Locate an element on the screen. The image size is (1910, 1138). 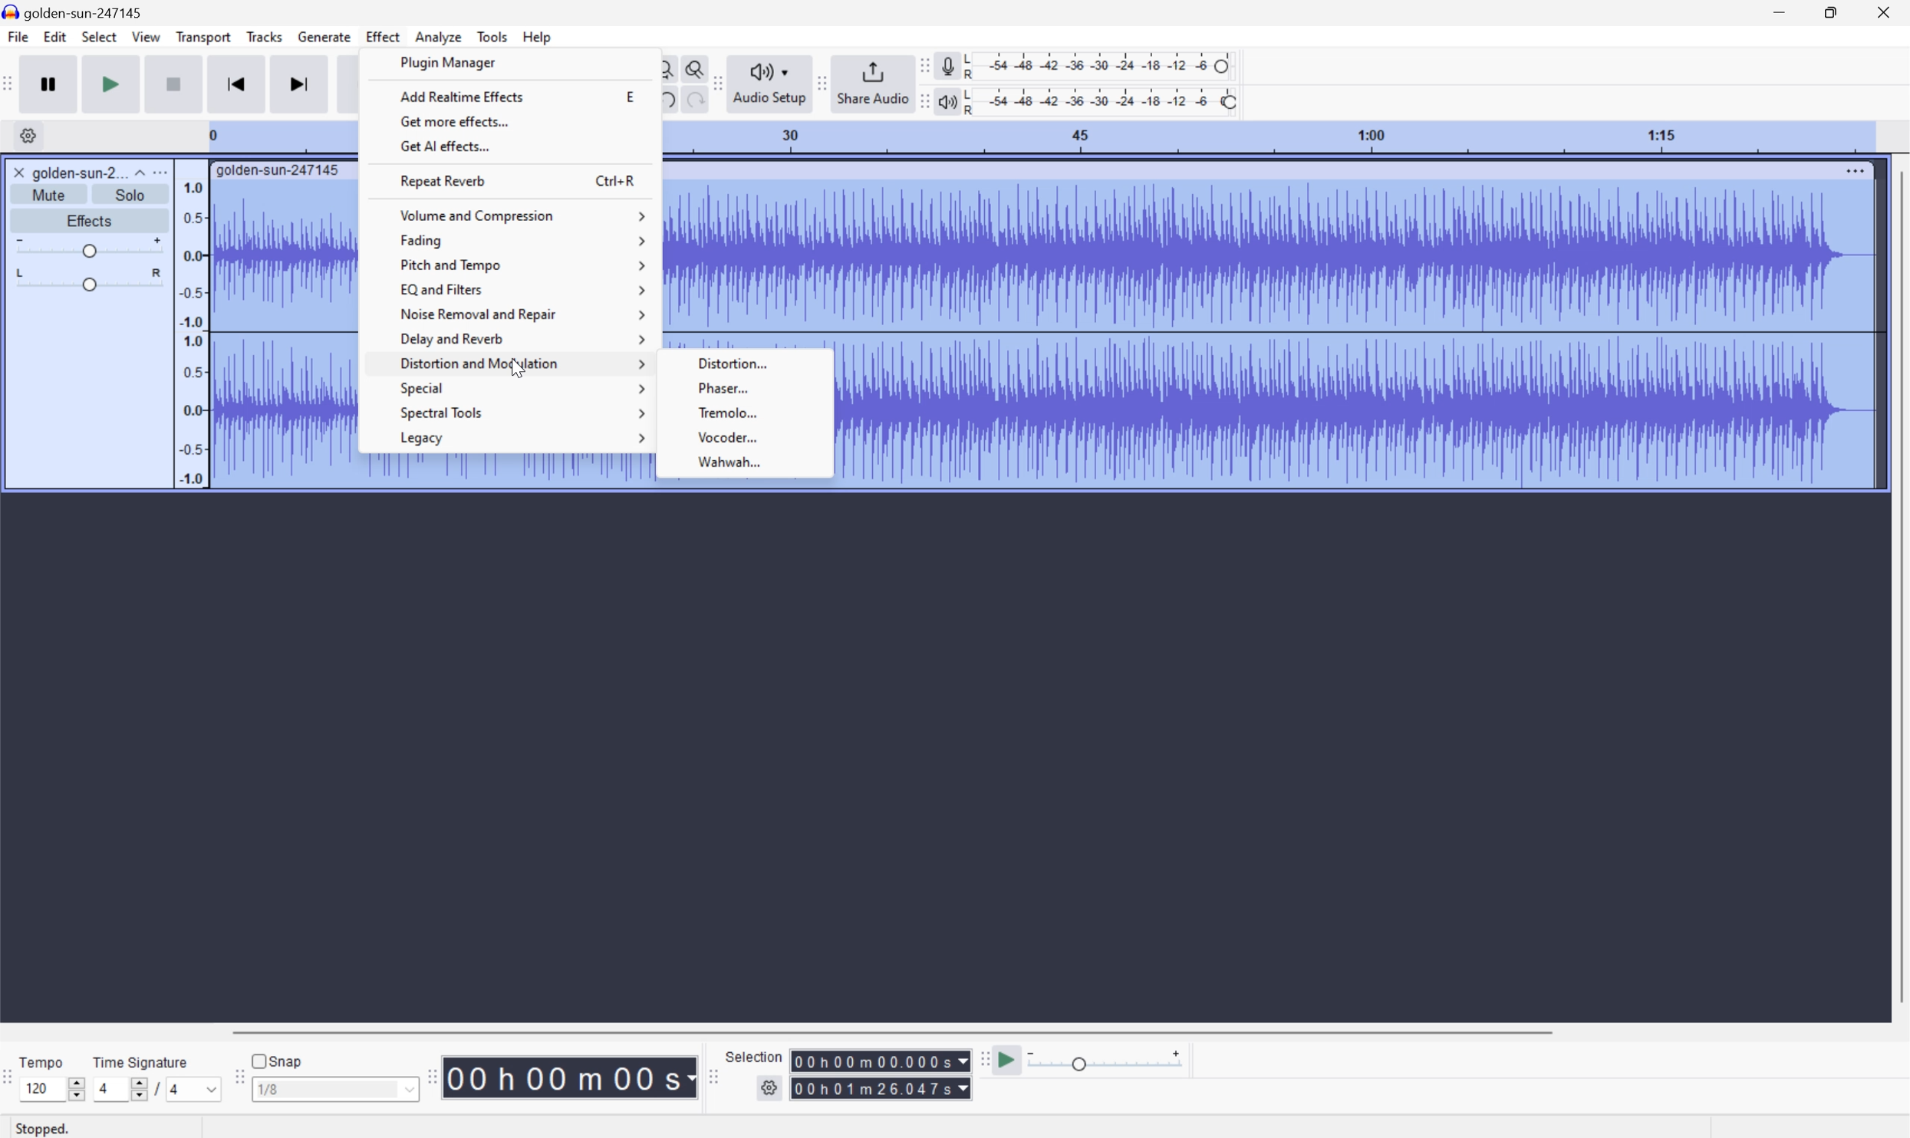
Skip to start is located at coordinates (235, 84).